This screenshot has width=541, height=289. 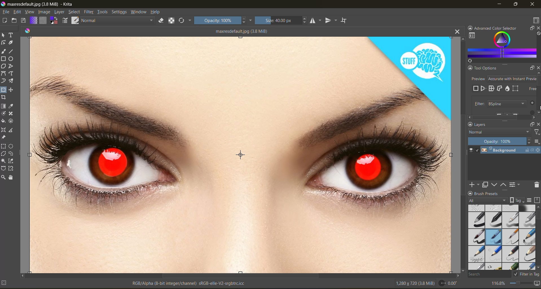 What do you see at coordinates (163, 20) in the screenshot?
I see `set eraser mode` at bounding box center [163, 20].